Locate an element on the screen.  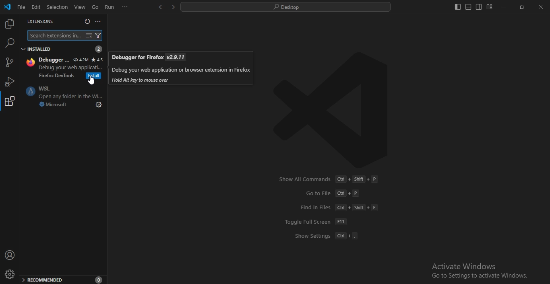
vscode icon is located at coordinates (7, 7).